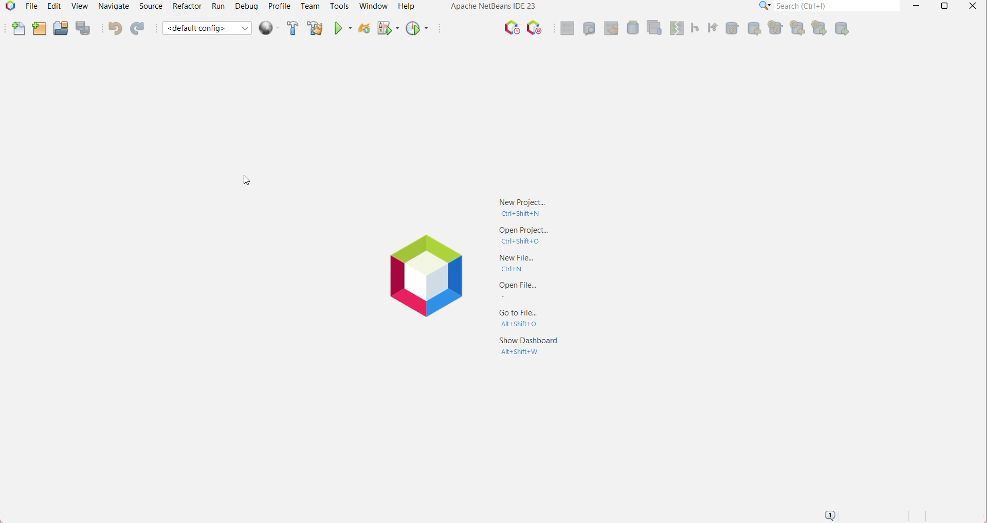 Image resolution: width=987 pixels, height=523 pixels. What do you see at coordinates (19, 29) in the screenshot?
I see `New File` at bounding box center [19, 29].